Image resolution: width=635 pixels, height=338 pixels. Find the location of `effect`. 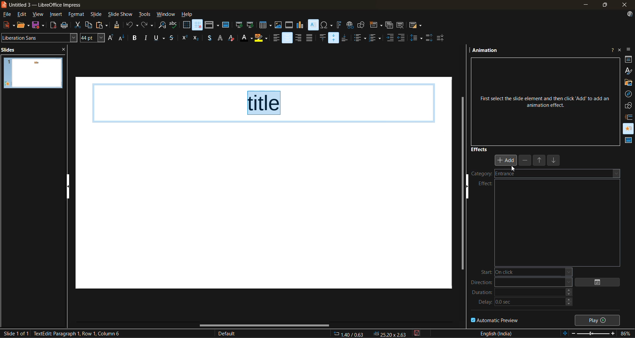

effect is located at coordinates (486, 184).